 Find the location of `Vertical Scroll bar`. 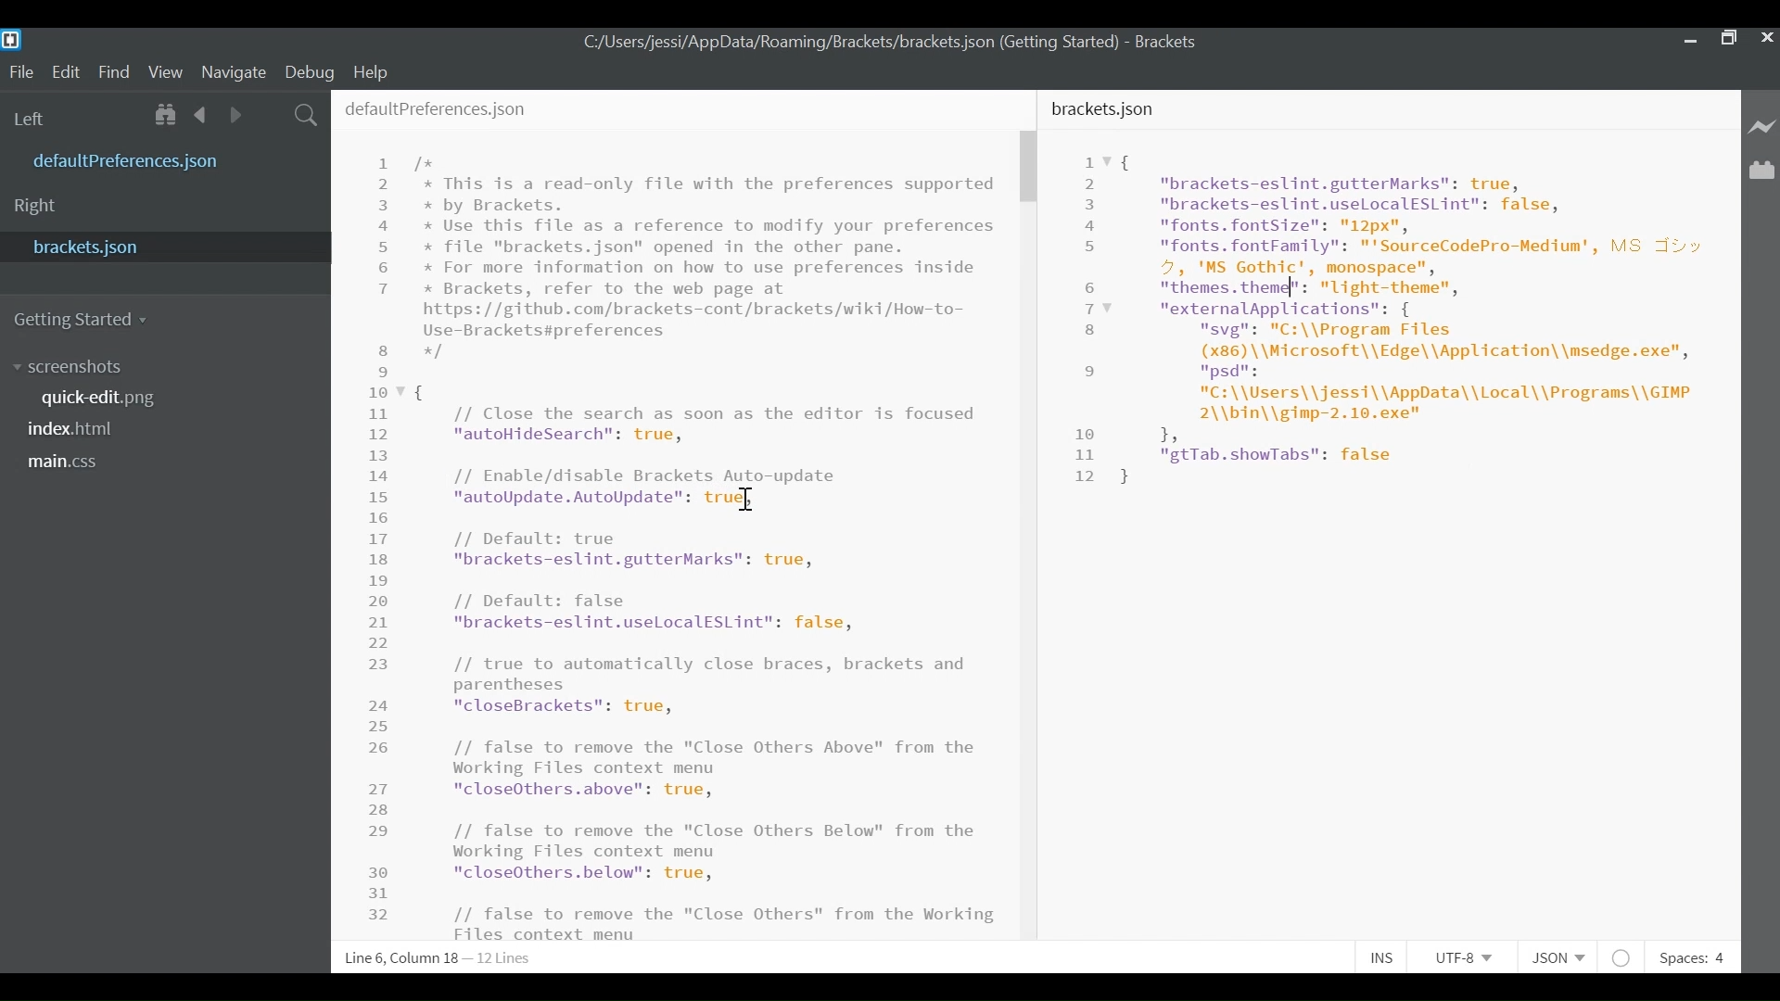

Vertical Scroll bar is located at coordinates (1027, 168).